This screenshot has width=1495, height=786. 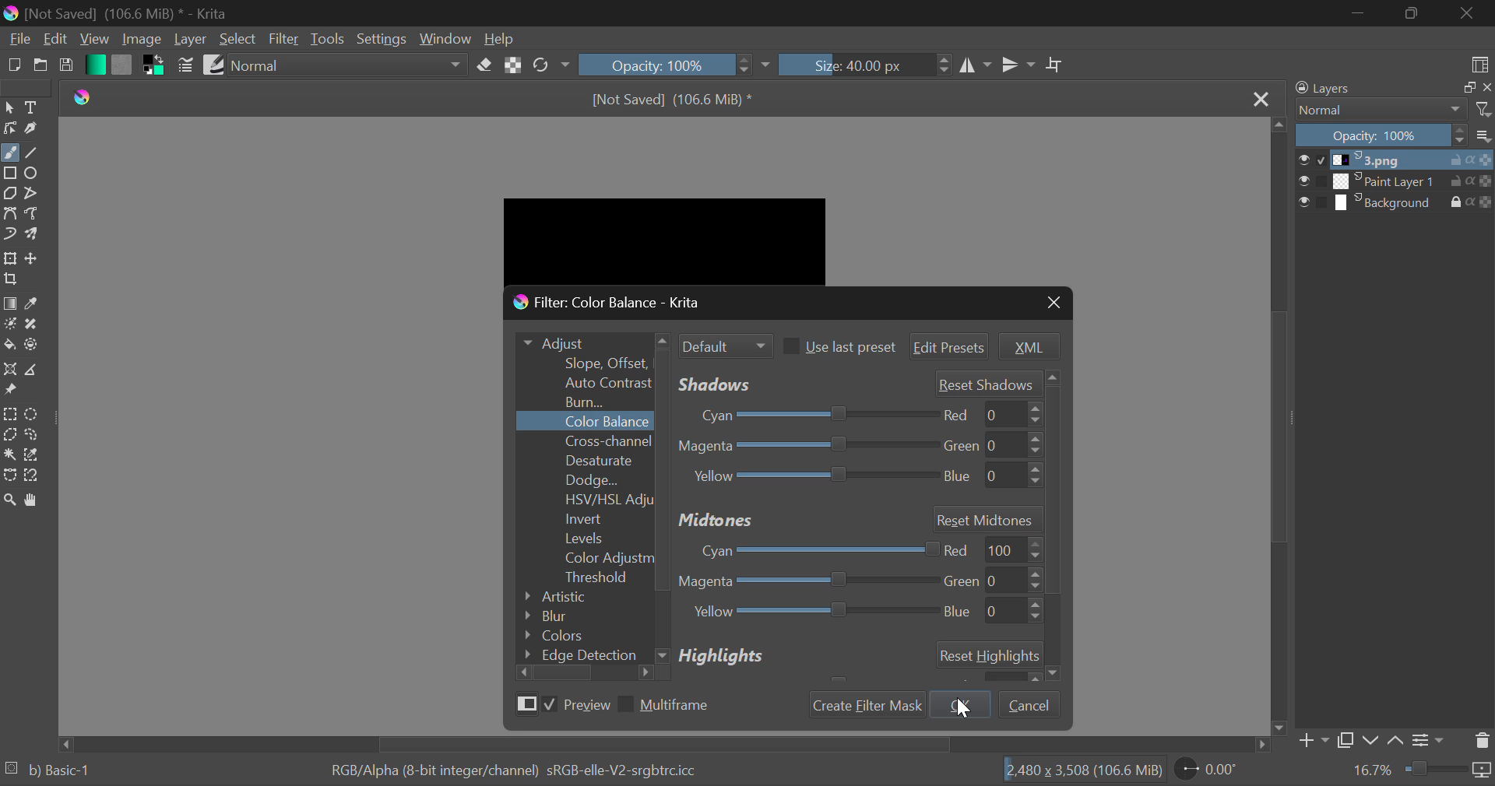 I want to click on Yellow Blue Adjustment Slider, so click(x=807, y=614).